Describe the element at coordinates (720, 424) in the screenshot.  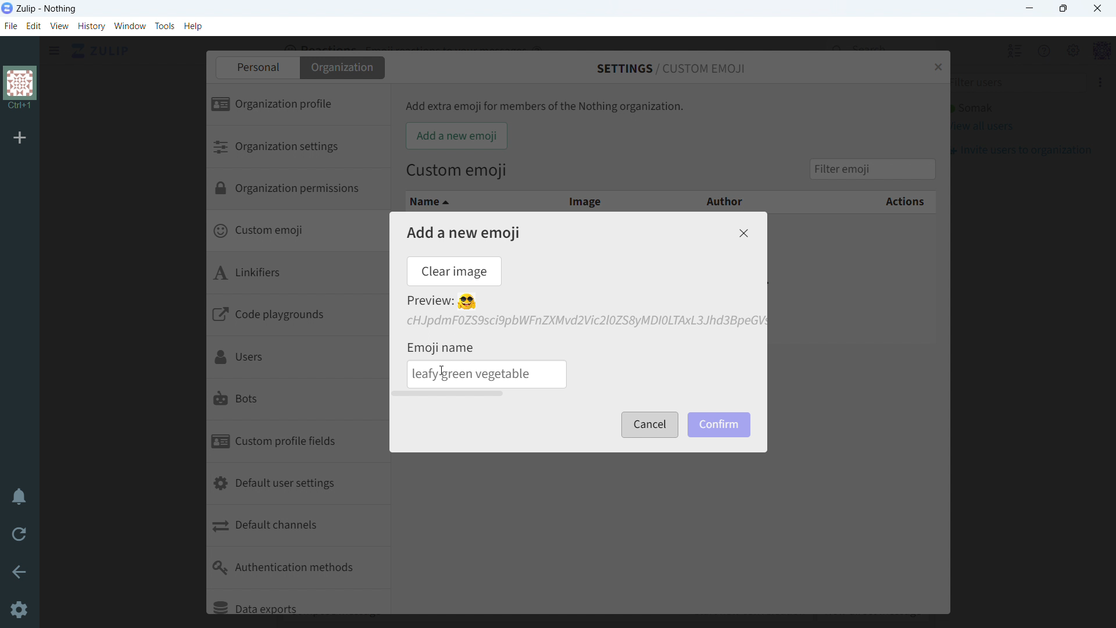
I see `confirm` at that location.